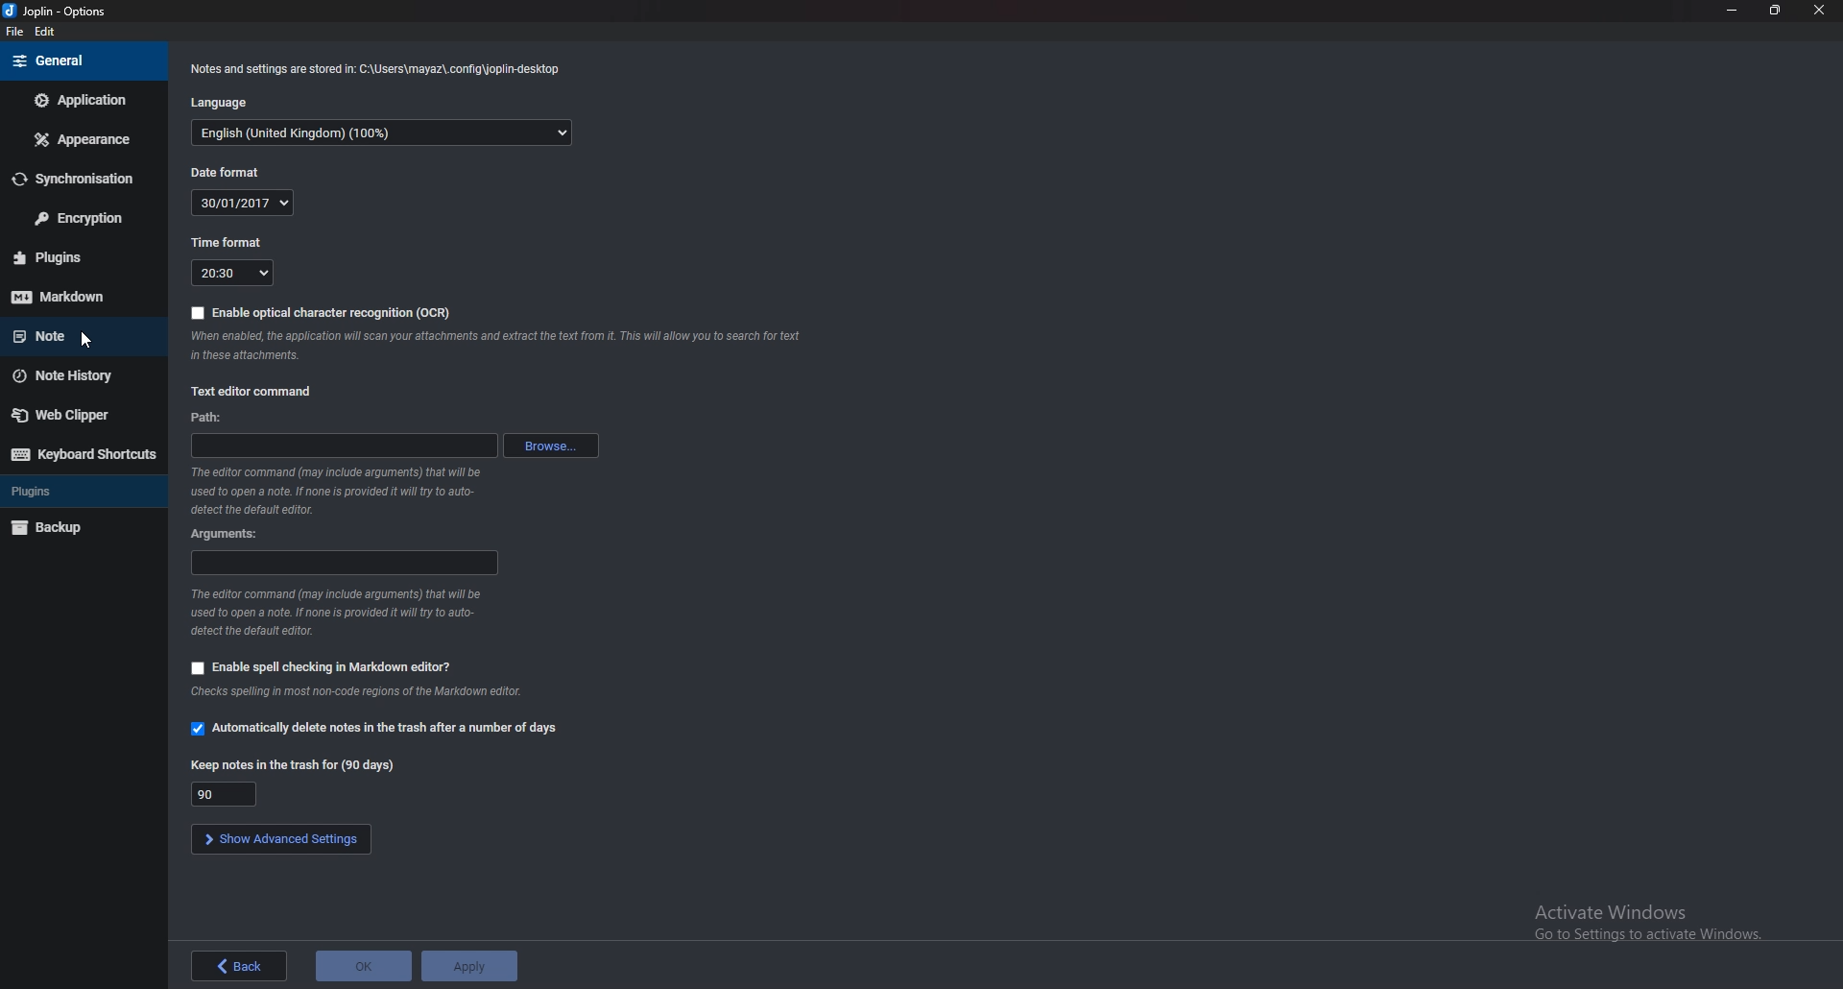  What do you see at coordinates (342, 445) in the screenshot?
I see `path` at bounding box center [342, 445].